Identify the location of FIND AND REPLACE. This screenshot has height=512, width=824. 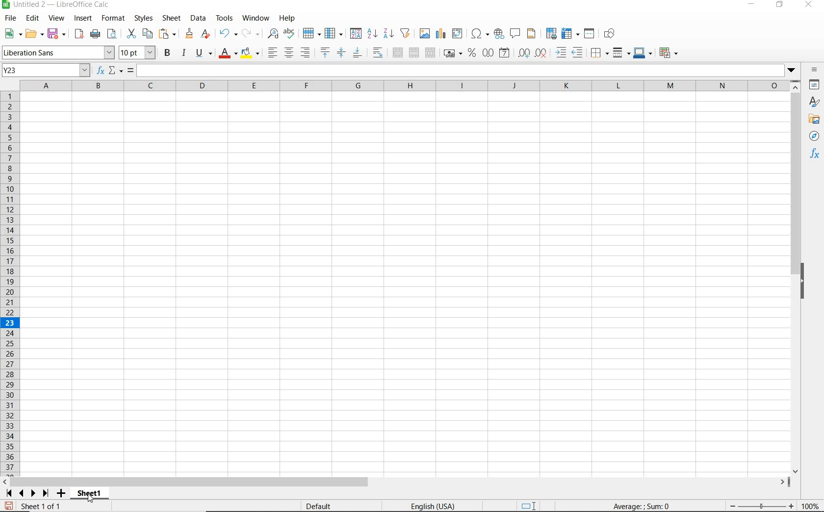
(271, 33).